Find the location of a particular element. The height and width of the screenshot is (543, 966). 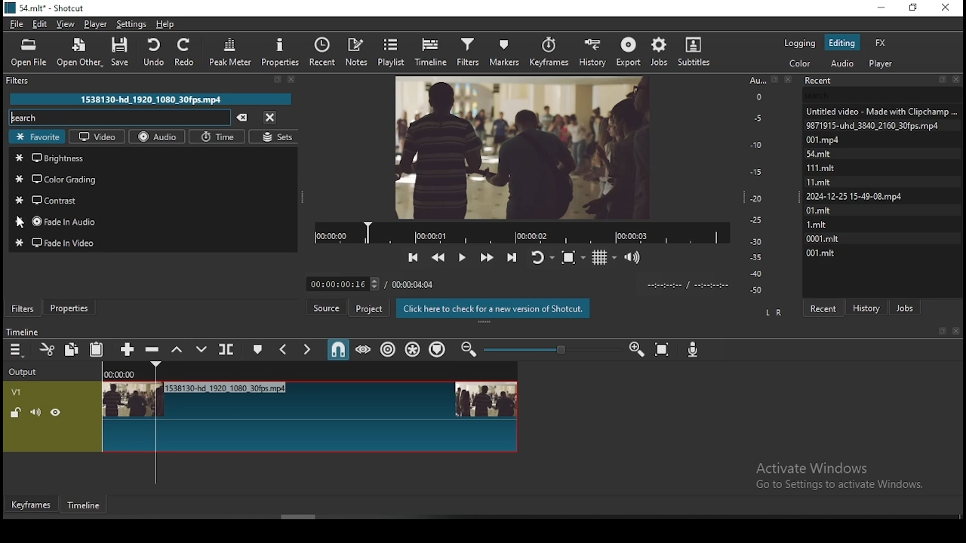

time format is located at coordinates (691, 286).